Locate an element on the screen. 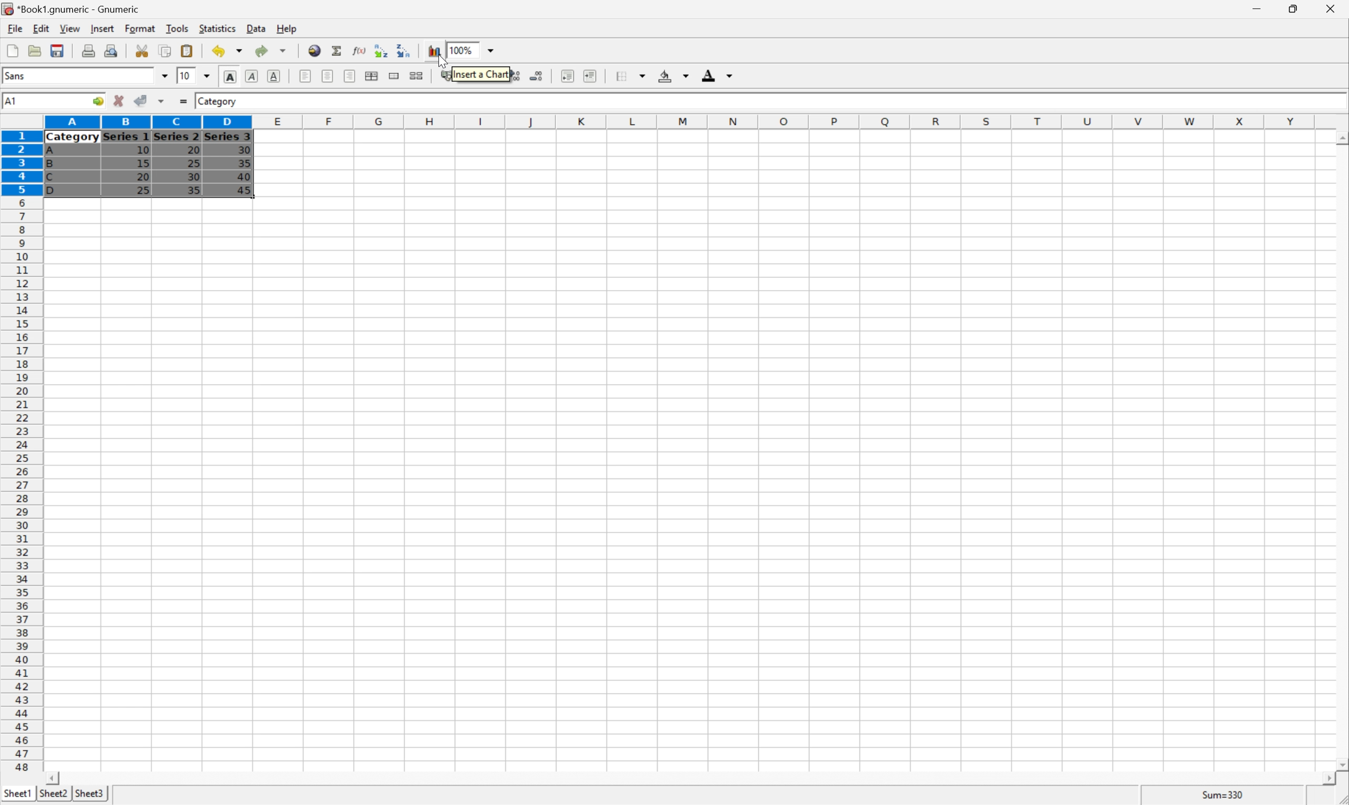 The height and width of the screenshot is (805, 1349). Scroll Up is located at coordinates (1340, 137).